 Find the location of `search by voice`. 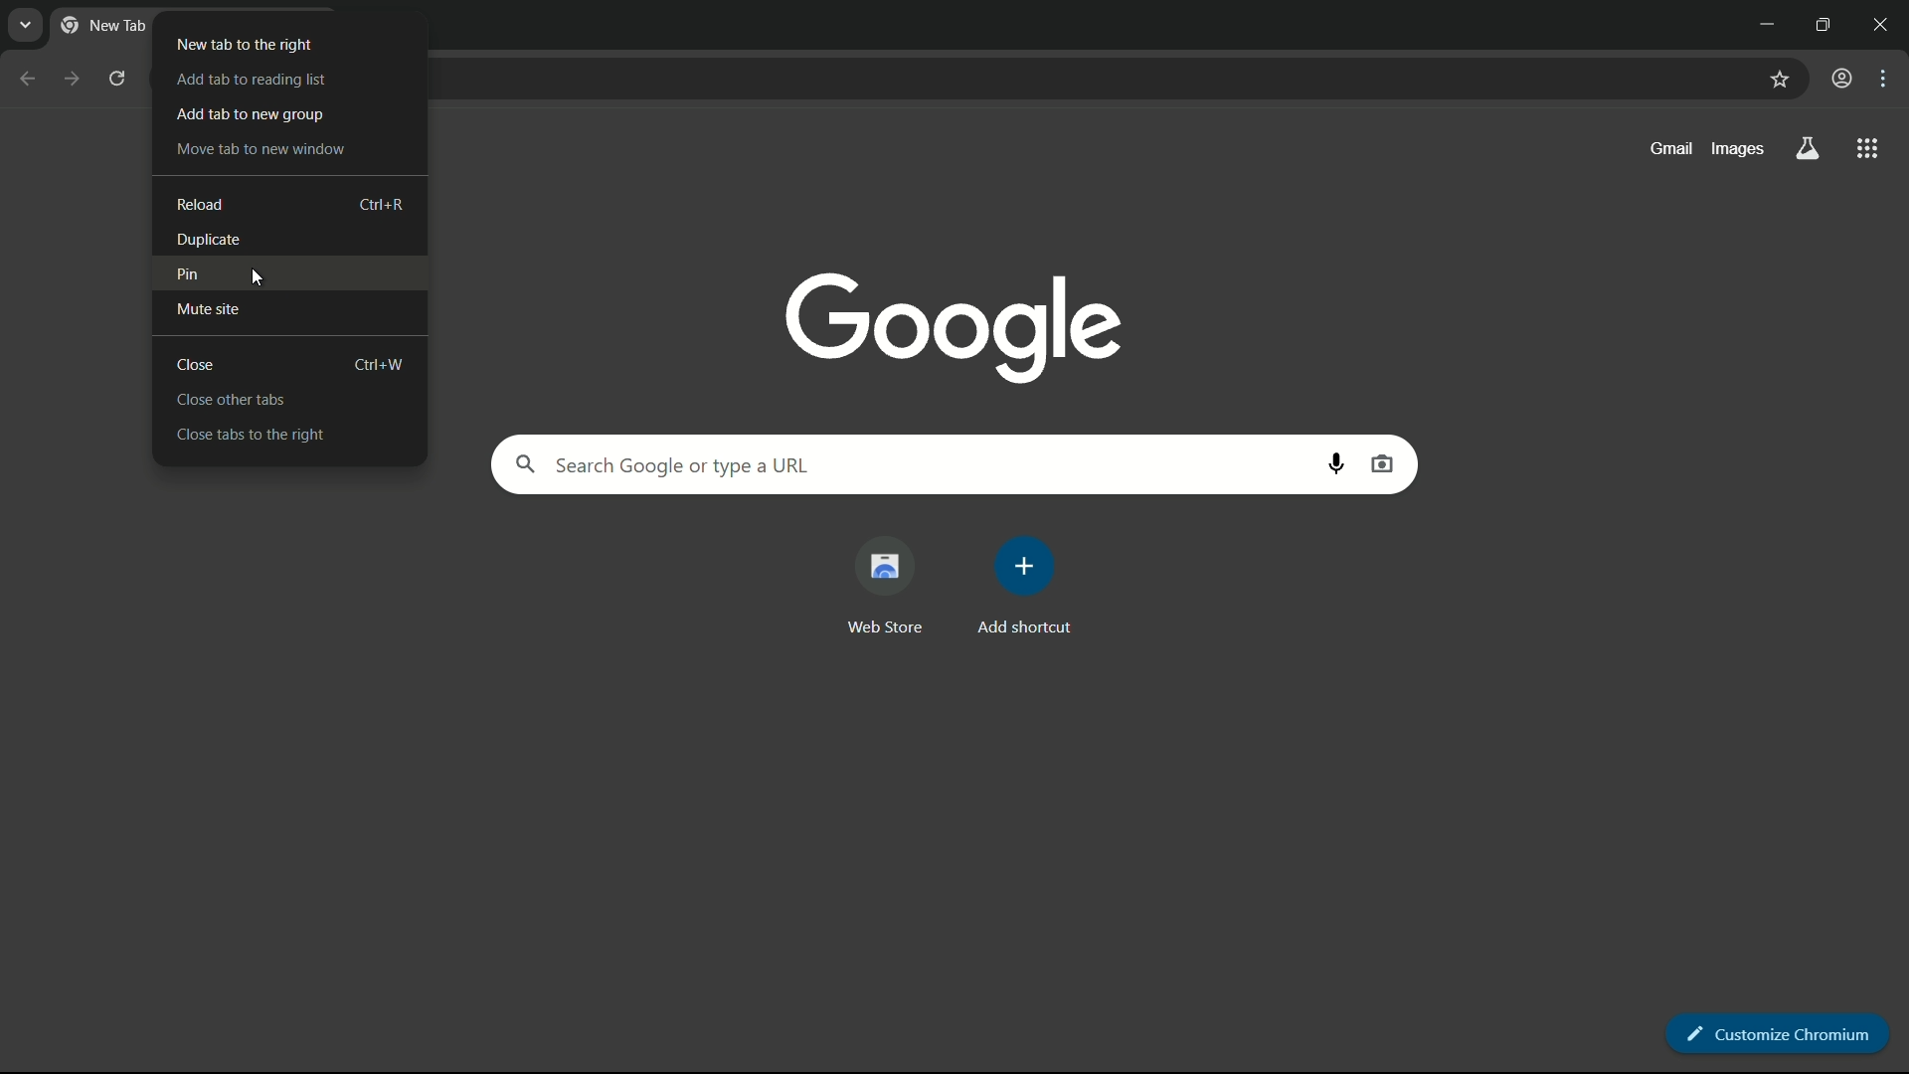

search by voice is located at coordinates (1341, 466).